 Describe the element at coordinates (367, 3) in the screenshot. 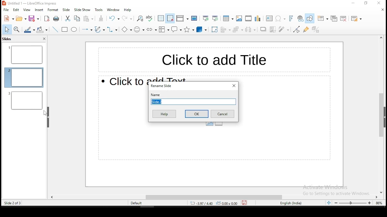

I see `restore` at that location.